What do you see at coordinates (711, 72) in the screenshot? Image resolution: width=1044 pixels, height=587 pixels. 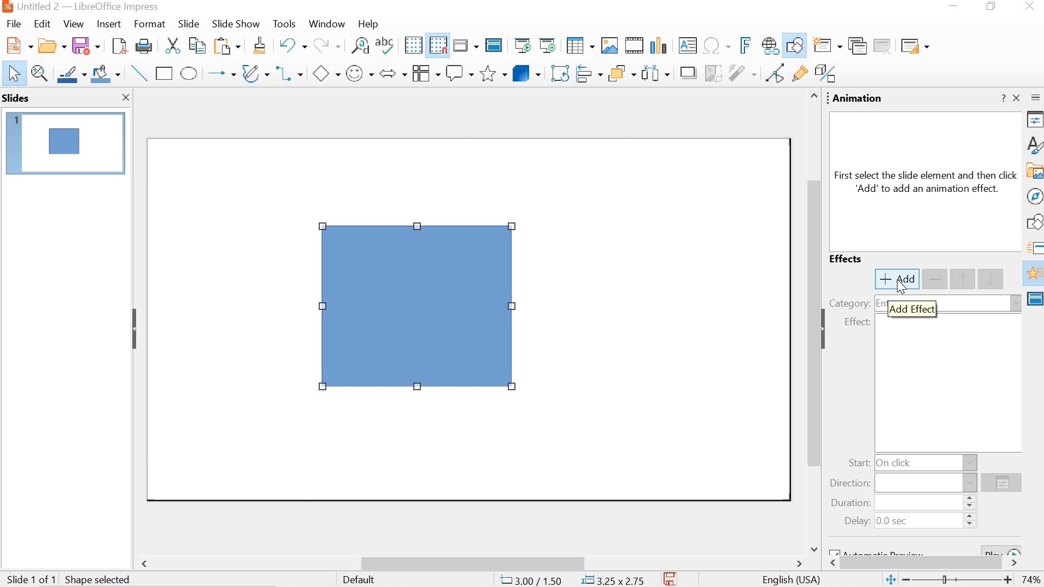 I see `crop image` at bounding box center [711, 72].